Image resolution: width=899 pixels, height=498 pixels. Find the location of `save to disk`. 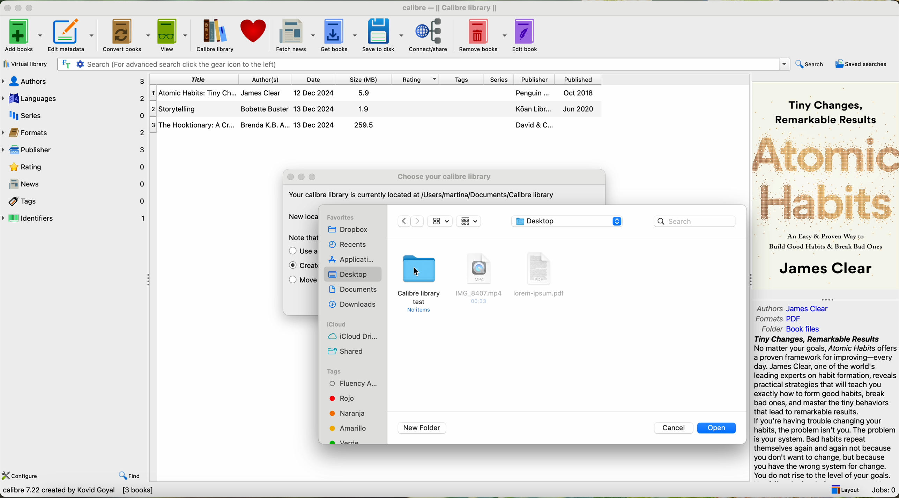

save to disk is located at coordinates (383, 34).